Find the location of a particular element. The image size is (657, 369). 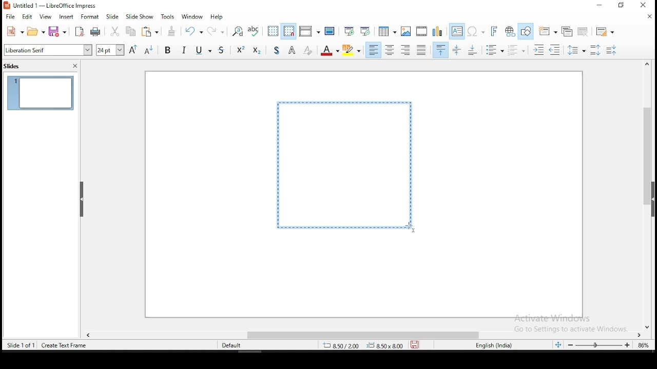

start from current slide is located at coordinates (364, 32).